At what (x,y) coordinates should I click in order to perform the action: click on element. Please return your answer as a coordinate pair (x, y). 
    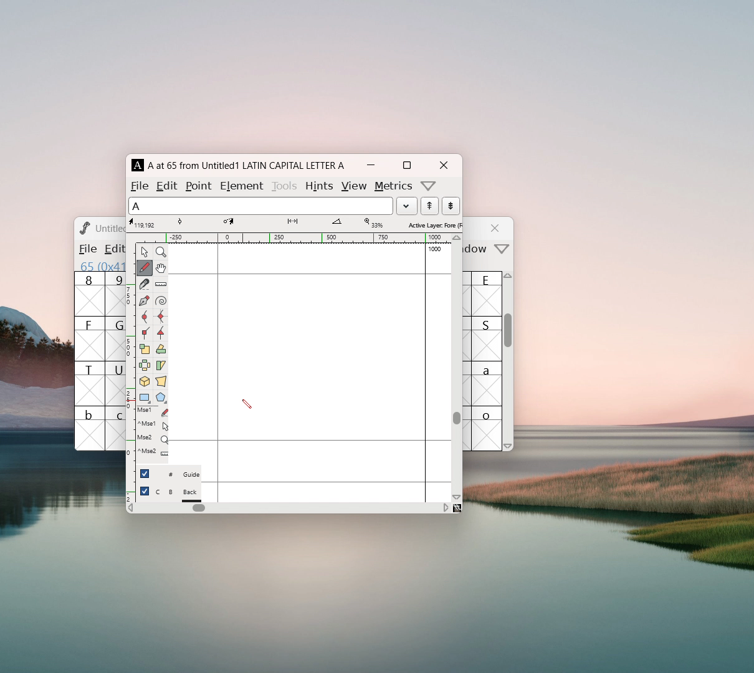
    Looking at the image, I should click on (241, 184).